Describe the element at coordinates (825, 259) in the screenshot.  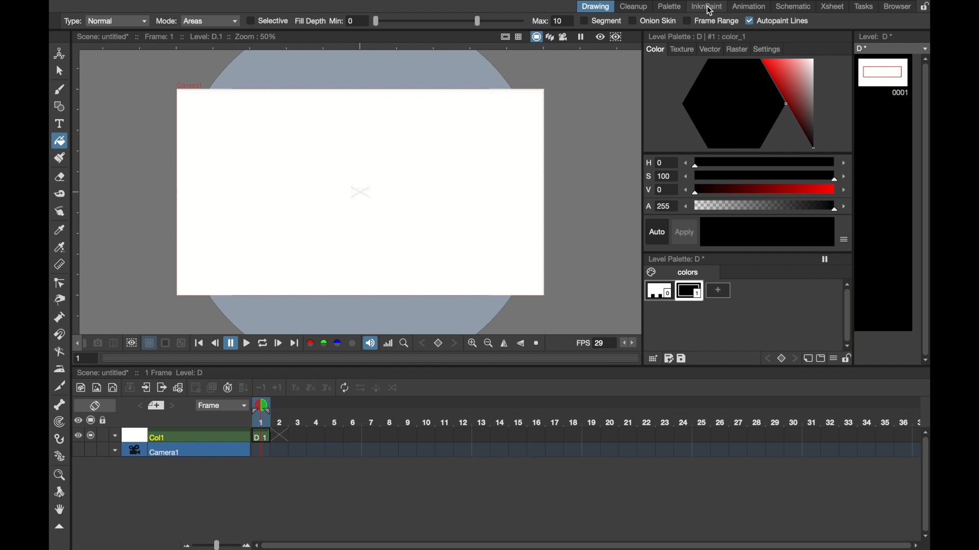
I see `freeze` at that location.